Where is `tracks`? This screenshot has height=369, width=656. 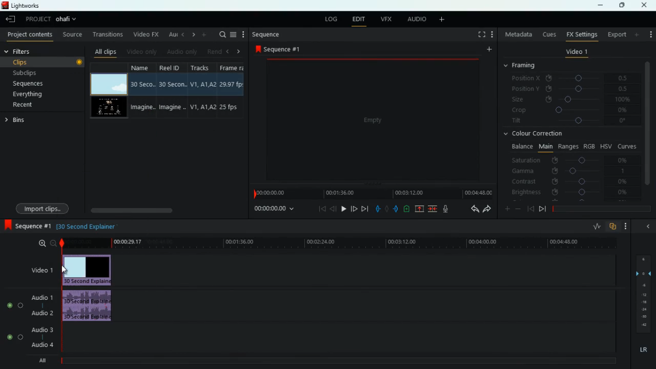
tracks is located at coordinates (201, 67).